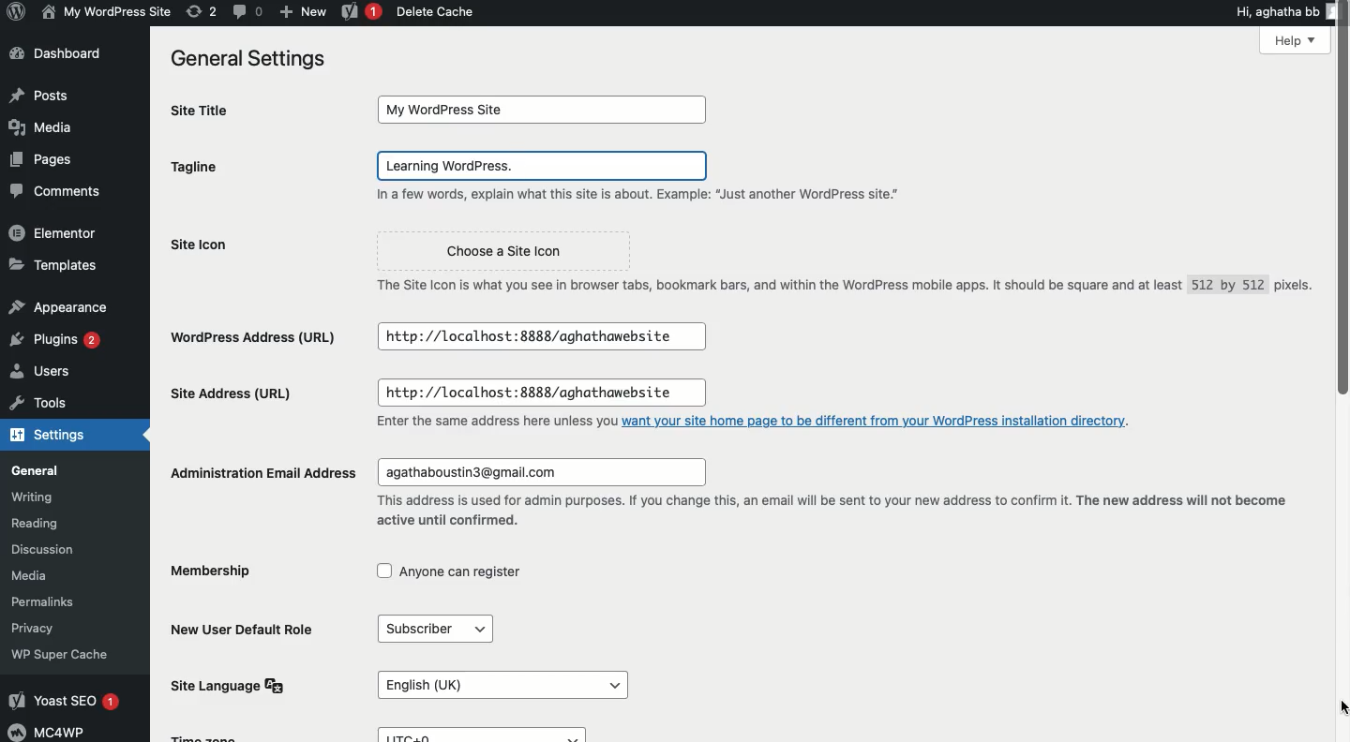 This screenshot has height=742, width=1350. I want to click on Site title, so click(209, 110).